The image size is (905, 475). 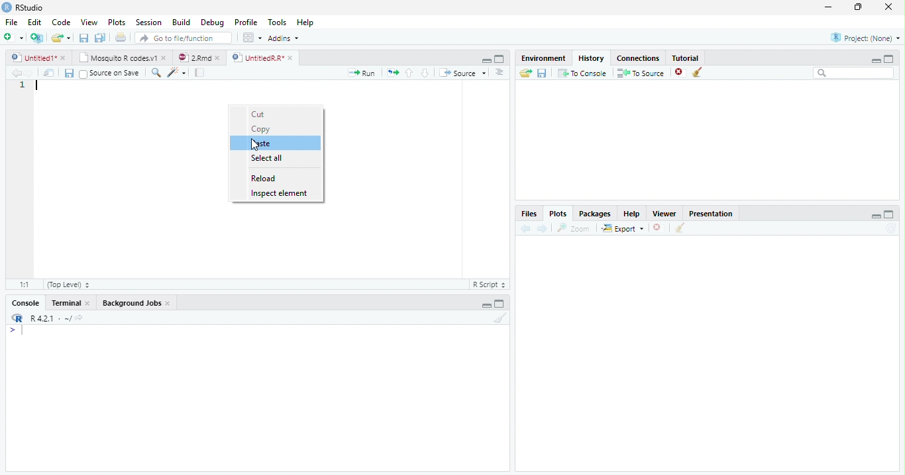 What do you see at coordinates (260, 114) in the screenshot?
I see `Cut` at bounding box center [260, 114].